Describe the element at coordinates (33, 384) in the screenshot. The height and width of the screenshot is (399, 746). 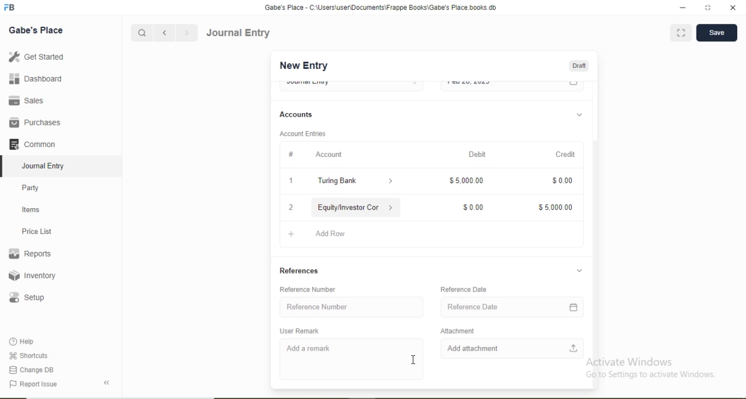
I see `Report Issue` at that location.